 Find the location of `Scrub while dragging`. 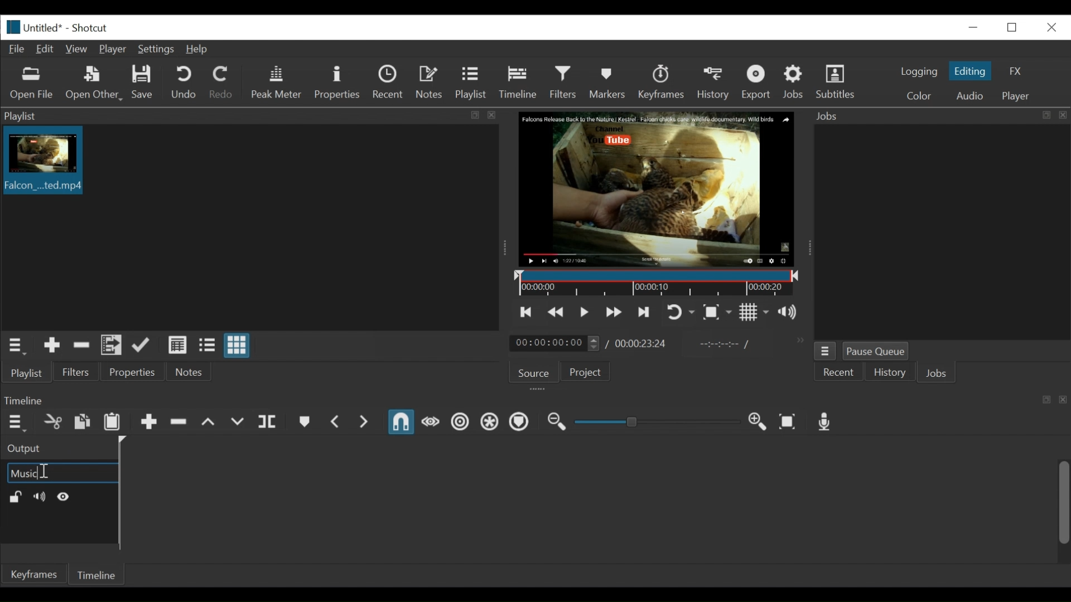

Scrub while dragging is located at coordinates (432, 423).